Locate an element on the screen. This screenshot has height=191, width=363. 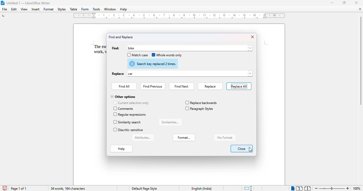
Change zoom levele is located at coordinates (332, 189).